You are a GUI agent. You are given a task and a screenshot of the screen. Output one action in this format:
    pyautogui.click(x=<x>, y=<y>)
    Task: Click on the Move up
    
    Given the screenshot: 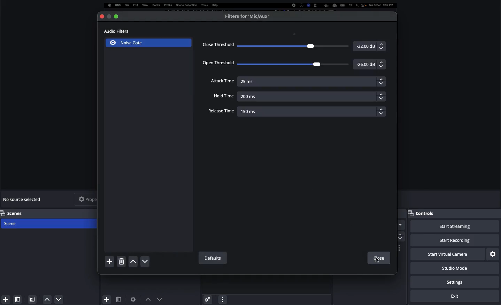 What is the action you would take?
    pyautogui.click(x=148, y=299)
    